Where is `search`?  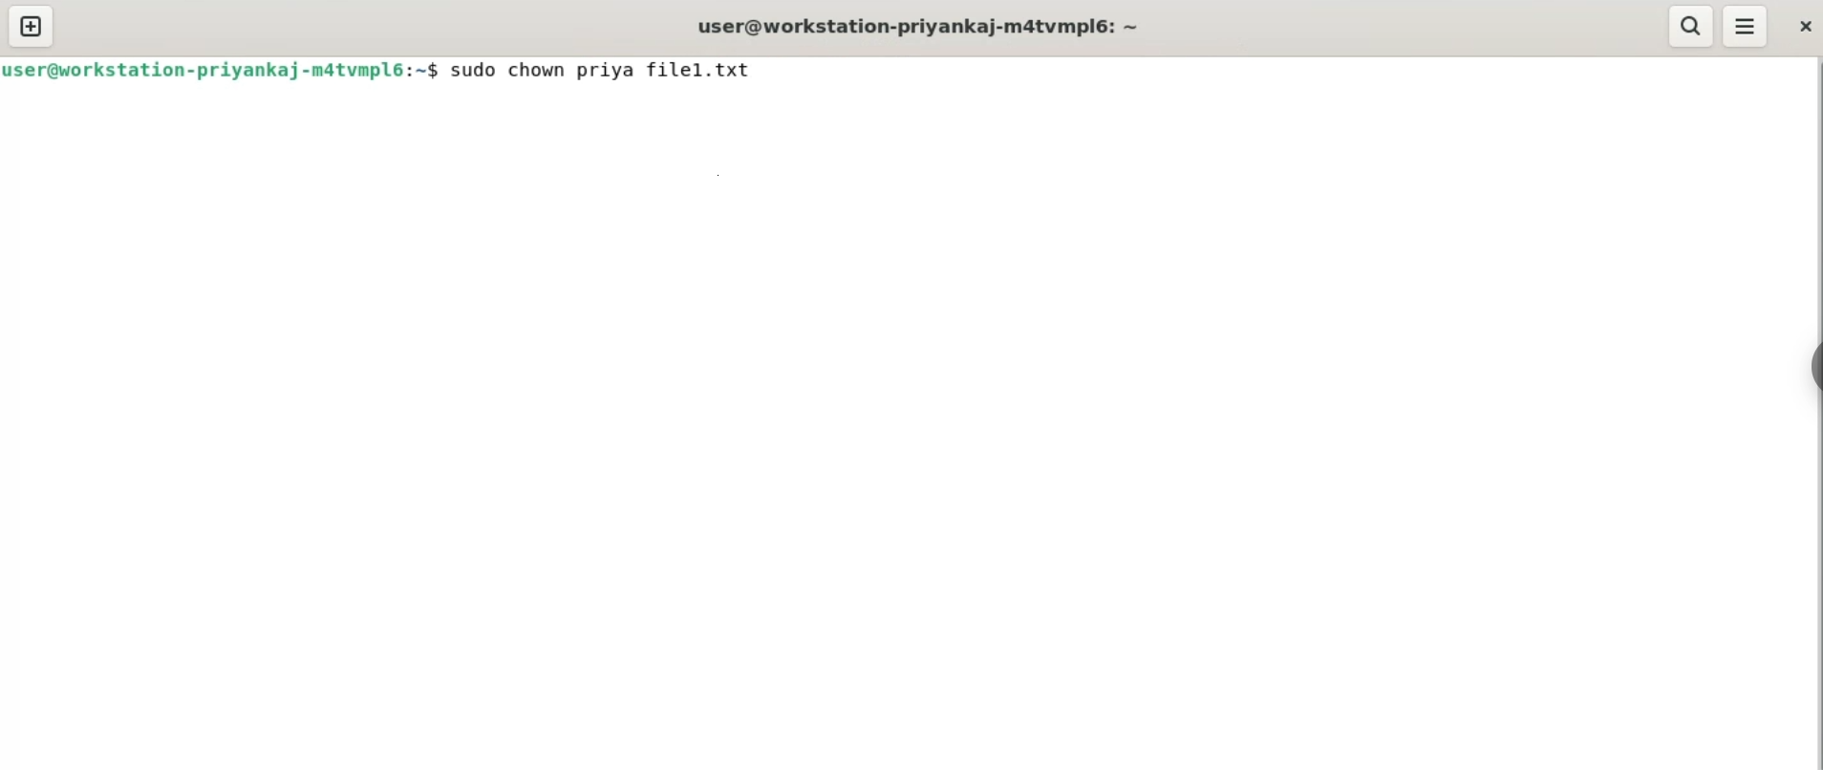
search is located at coordinates (1693, 27).